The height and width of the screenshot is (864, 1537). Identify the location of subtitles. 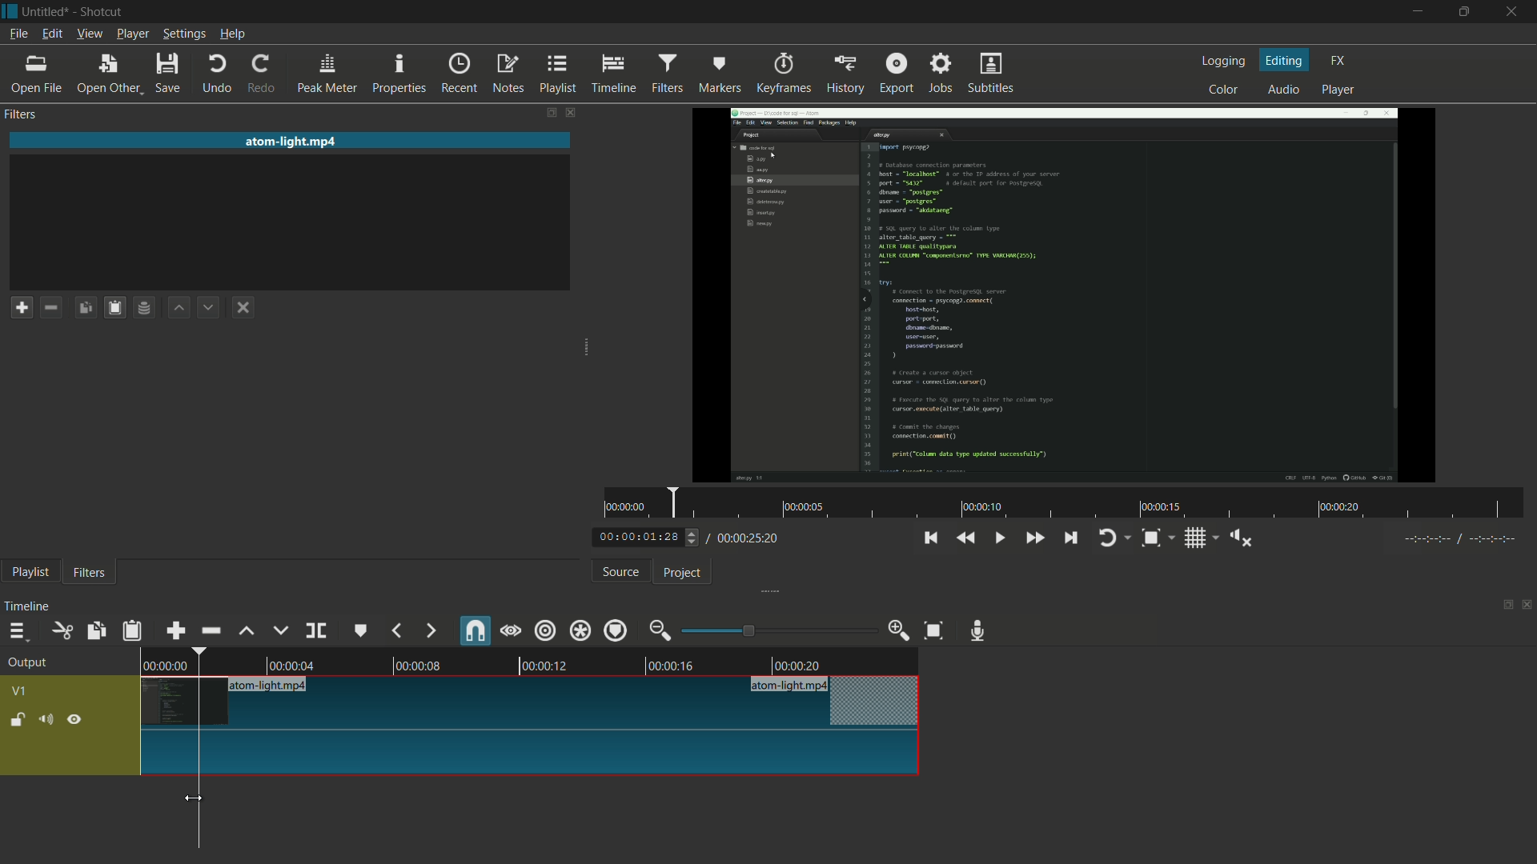
(993, 74).